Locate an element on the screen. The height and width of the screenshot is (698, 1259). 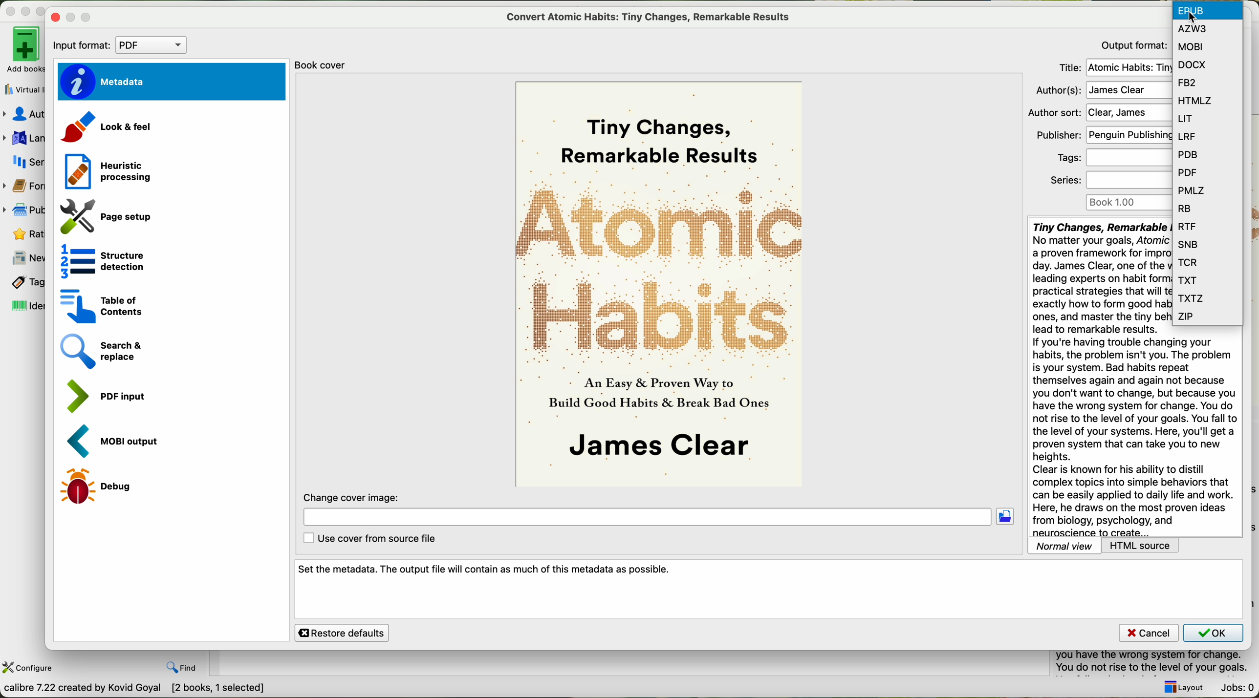
normal view is located at coordinates (1064, 546).